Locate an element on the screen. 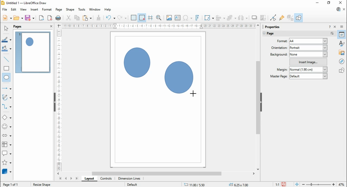  toggle extrusions is located at coordinates (290, 18).